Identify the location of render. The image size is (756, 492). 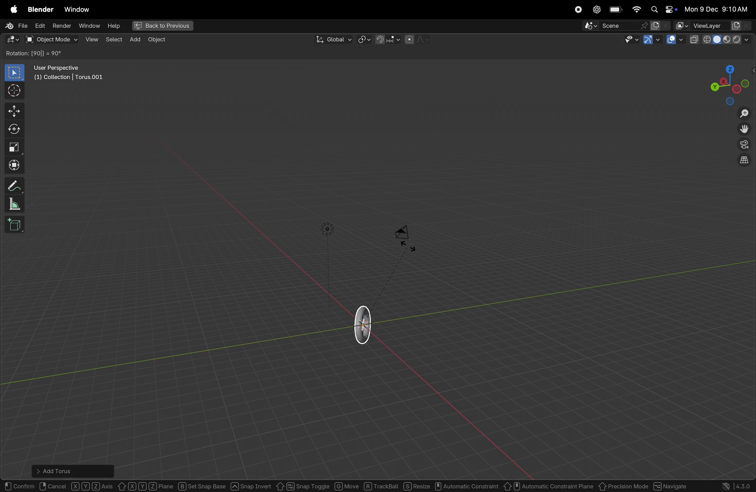
(61, 26).